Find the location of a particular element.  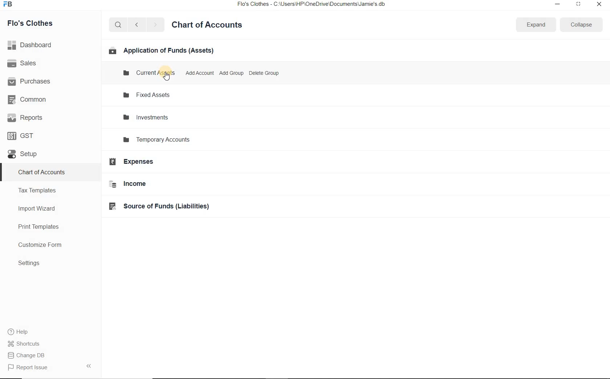

search is located at coordinates (118, 25).